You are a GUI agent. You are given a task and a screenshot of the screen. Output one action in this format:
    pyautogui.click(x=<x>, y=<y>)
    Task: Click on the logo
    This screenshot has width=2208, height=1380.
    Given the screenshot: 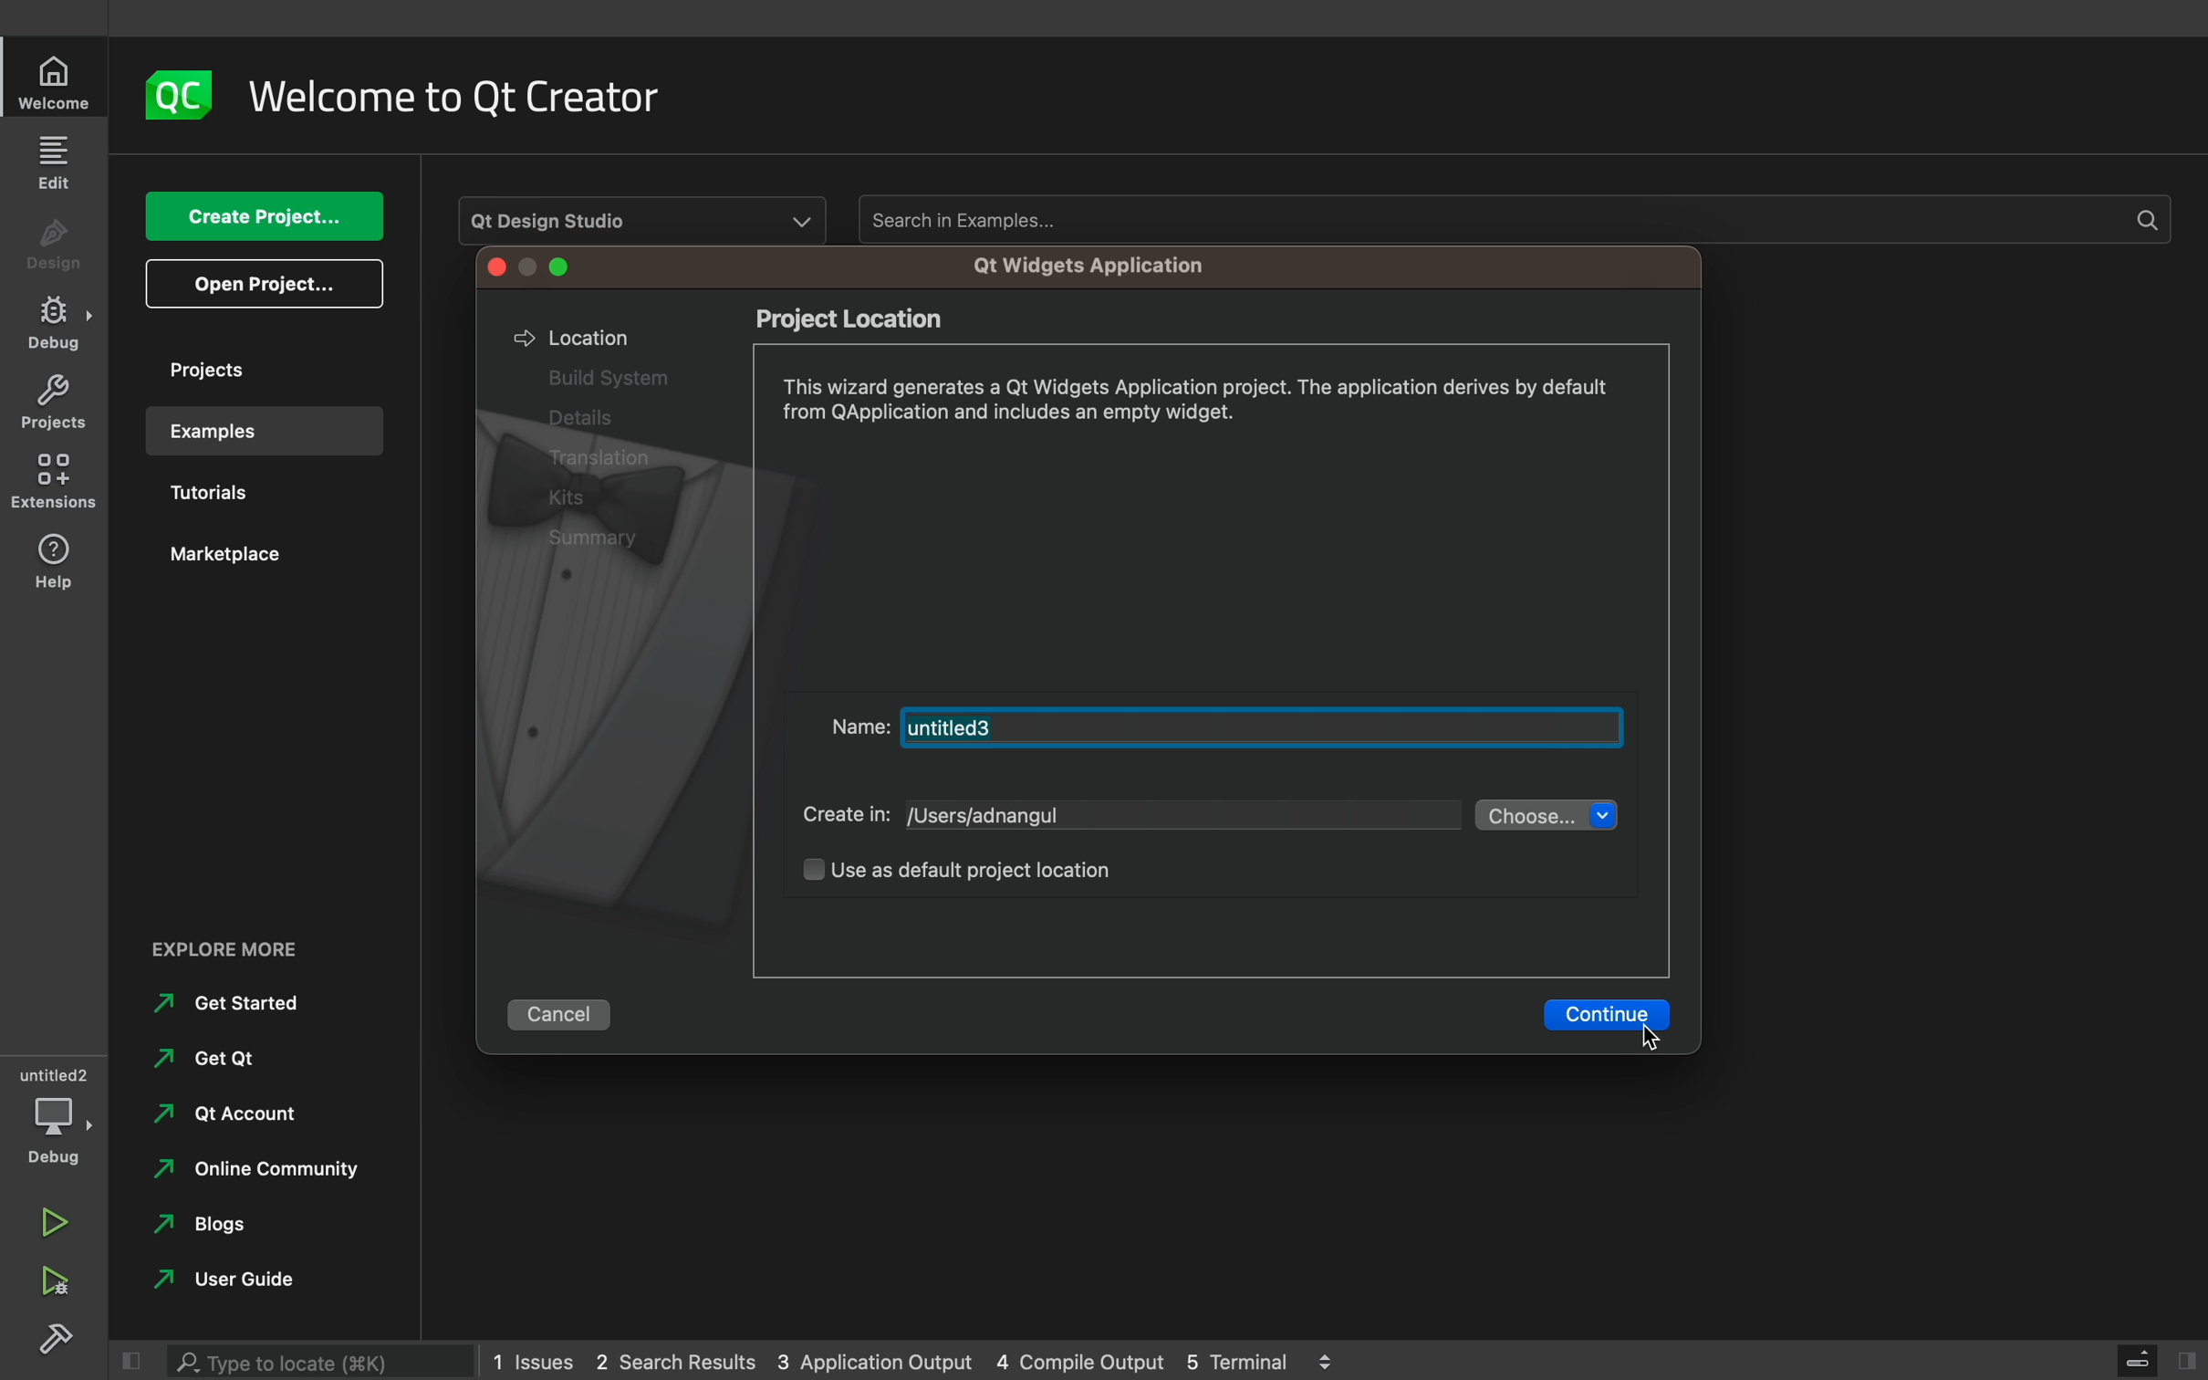 What is the action you would take?
    pyautogui.click(x=183, y=97)
    